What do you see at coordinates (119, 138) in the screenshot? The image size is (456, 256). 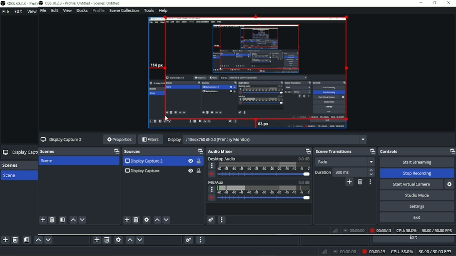 I see `Properties` at bounding box center [119, 138].